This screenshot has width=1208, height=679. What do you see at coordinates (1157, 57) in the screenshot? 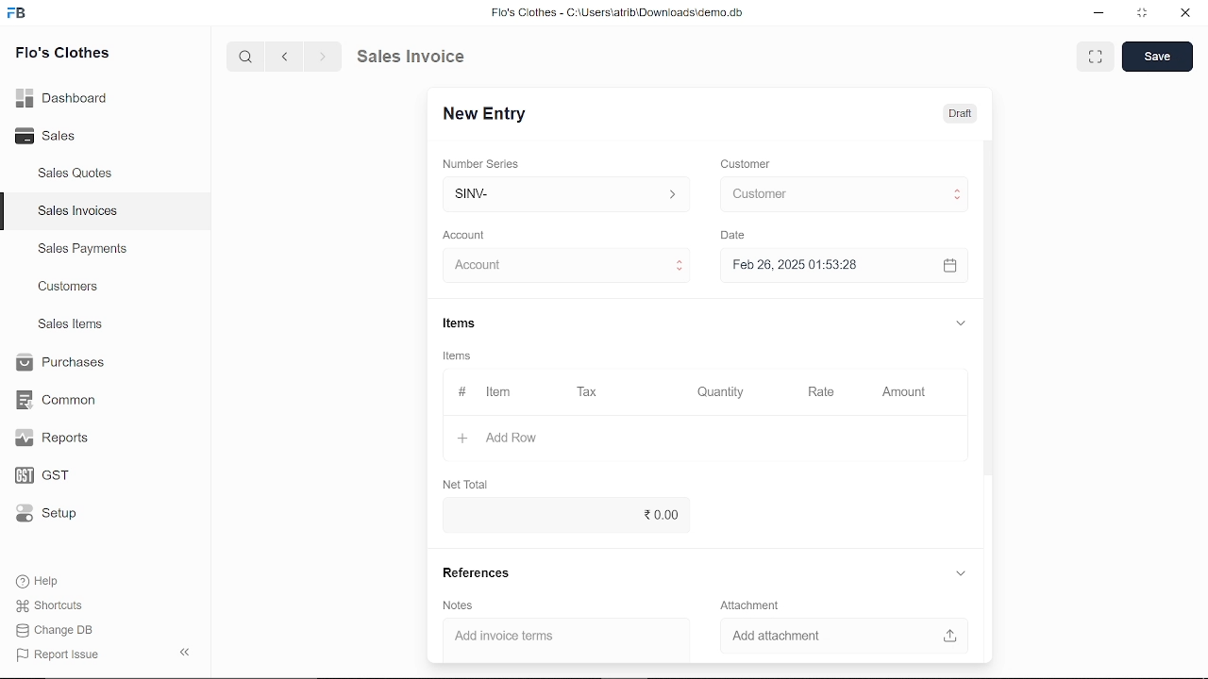
I see `save` at bounding box center [1157, 57].